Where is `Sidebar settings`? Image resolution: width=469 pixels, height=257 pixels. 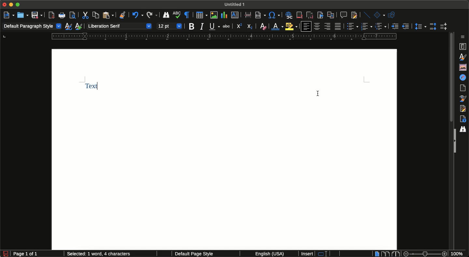
Sidebar settings is located at coordinates (464, 36).